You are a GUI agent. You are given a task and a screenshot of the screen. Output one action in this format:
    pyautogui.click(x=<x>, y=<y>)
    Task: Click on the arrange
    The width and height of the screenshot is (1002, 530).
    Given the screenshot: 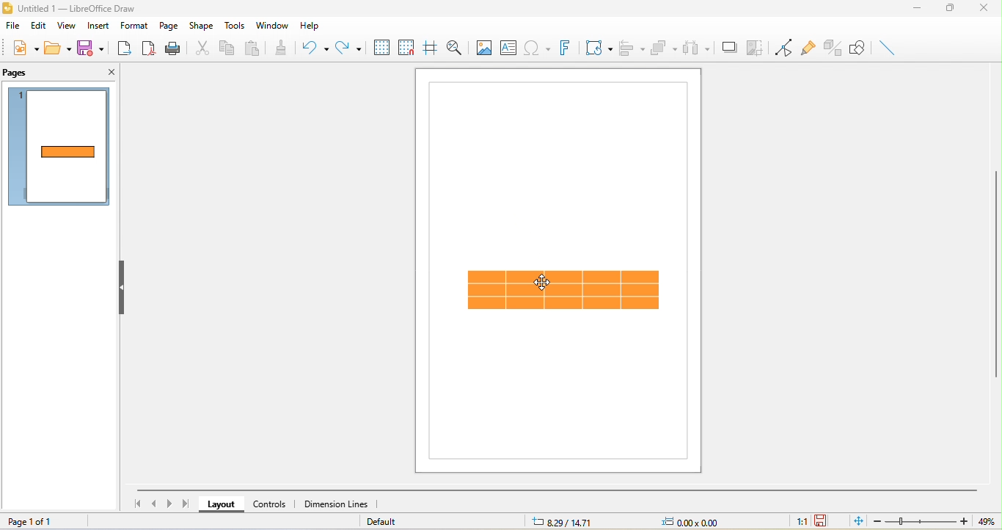 What is the action you would take?
    pyautogui.click(x=664, y=47)
    